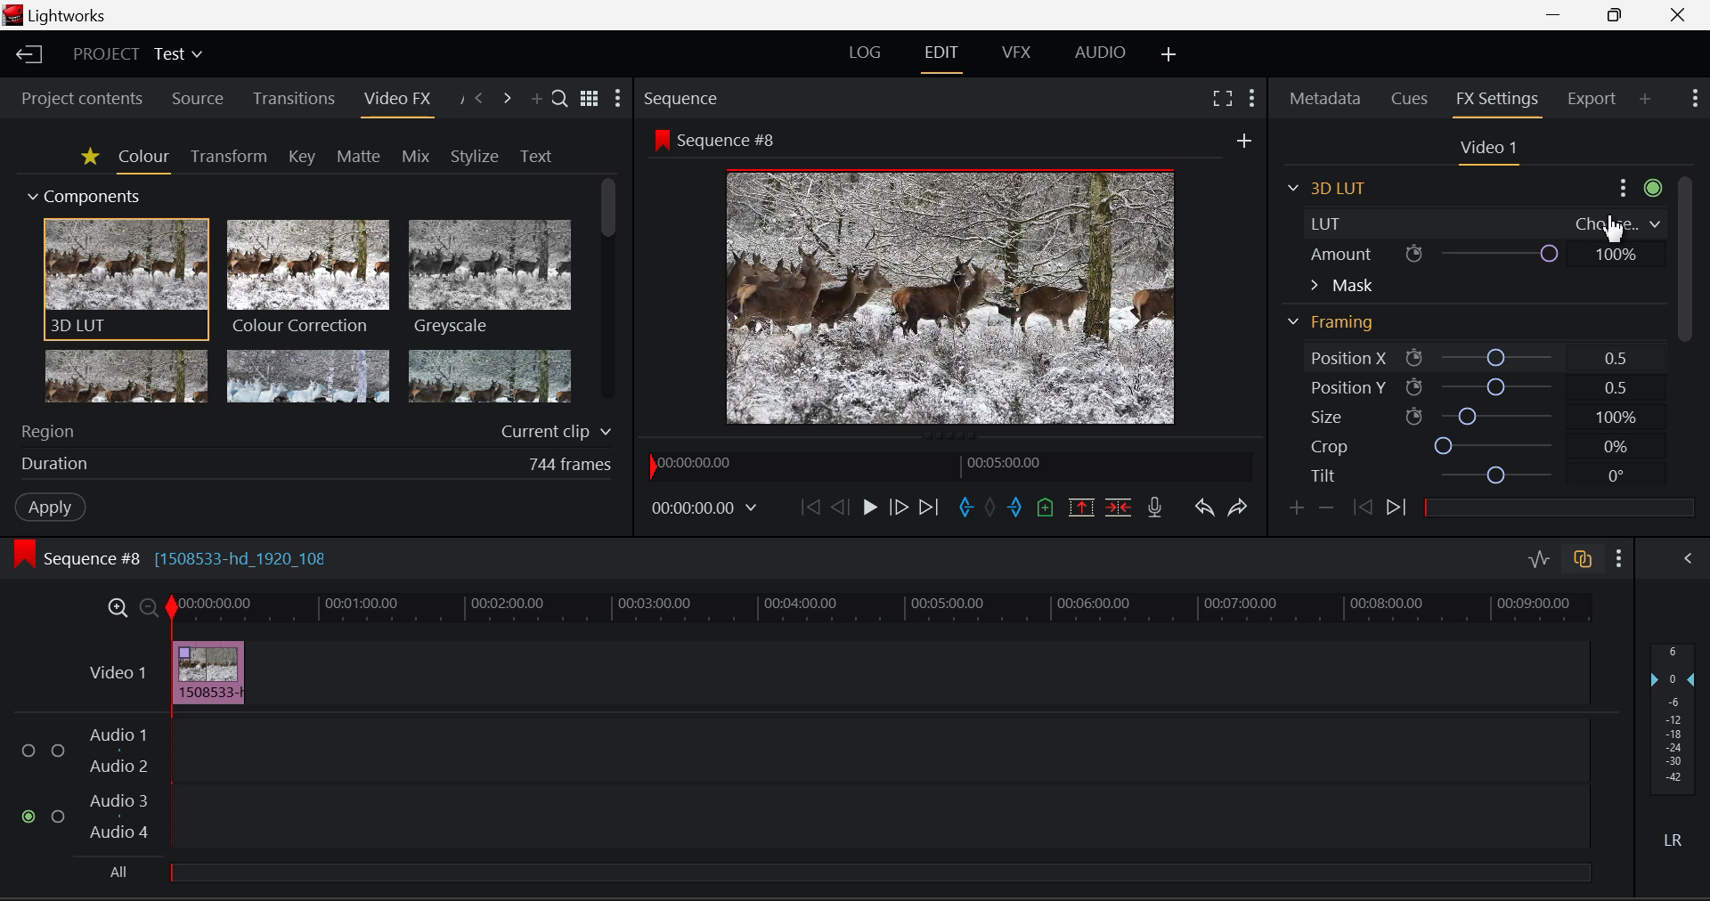 This screenshot has height=901, width=1710. Describe the element at coordinates (534, 157) in the screenshot. I see `Text` at that location.